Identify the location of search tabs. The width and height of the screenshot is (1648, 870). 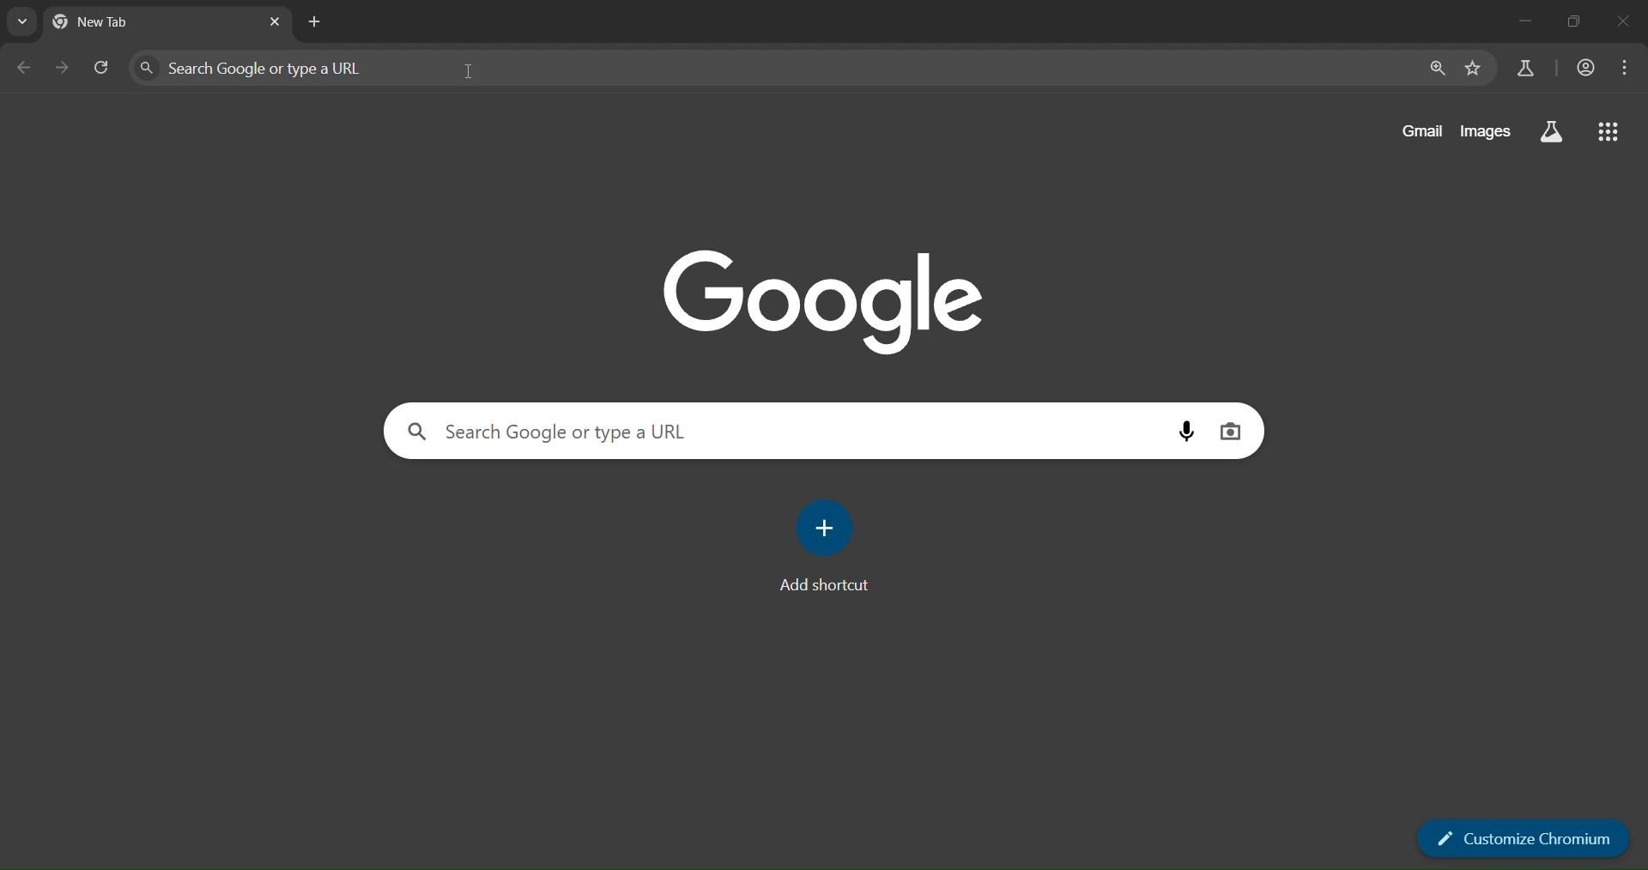
(19, 24).